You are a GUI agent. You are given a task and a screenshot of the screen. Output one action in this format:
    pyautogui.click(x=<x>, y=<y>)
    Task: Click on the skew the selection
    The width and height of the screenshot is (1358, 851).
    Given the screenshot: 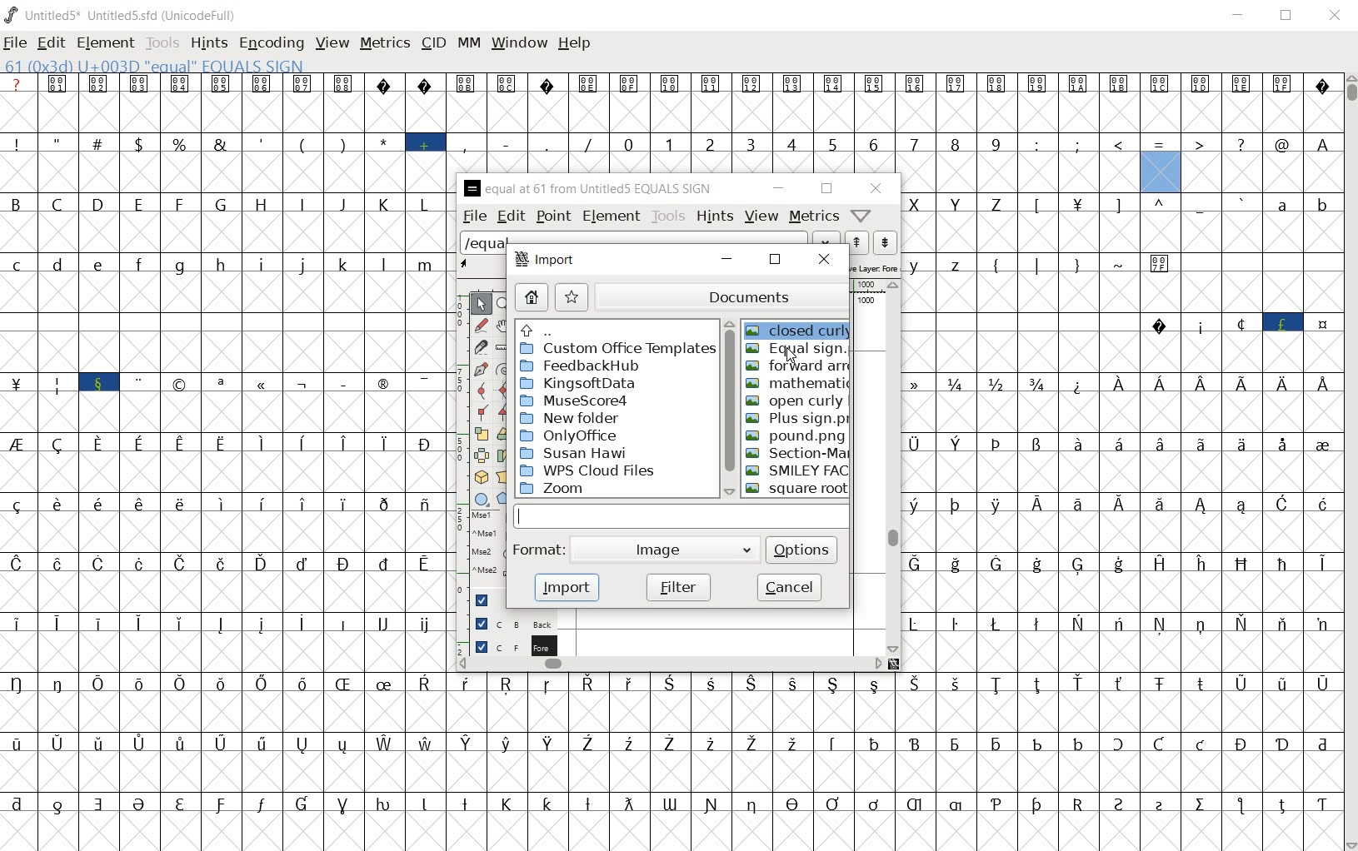 What is the action you would take?
    pyautogui.click(x=502, y=456)
    